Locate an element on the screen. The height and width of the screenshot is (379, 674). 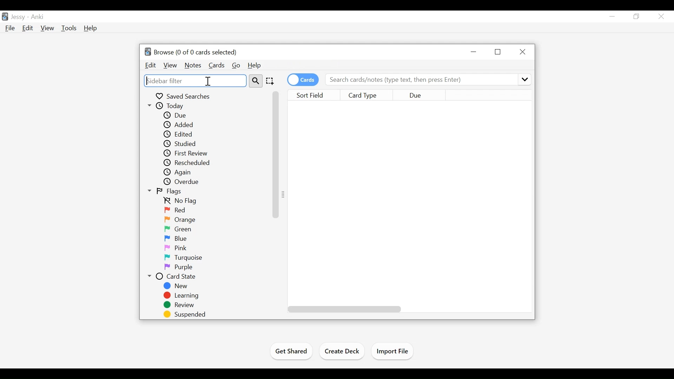
View is located at coordinates (47, 28).